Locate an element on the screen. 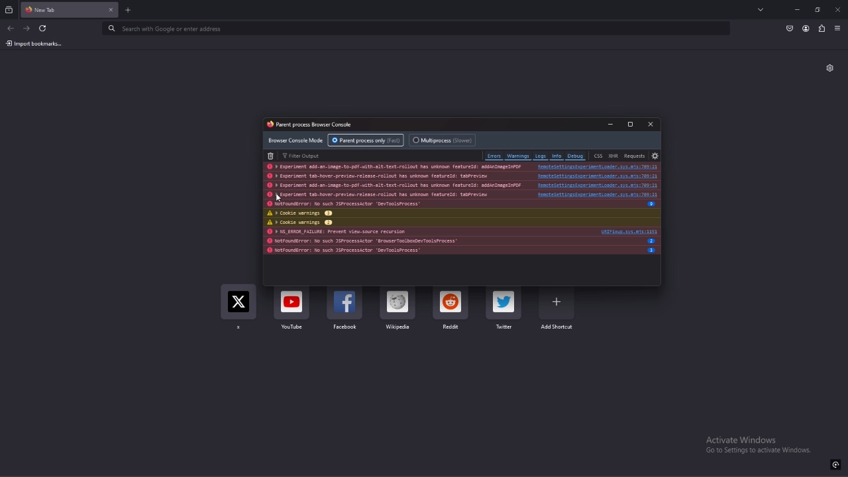 The height and width of the screenshot is (477, 848). search bar is located at coordinates (416, 30).